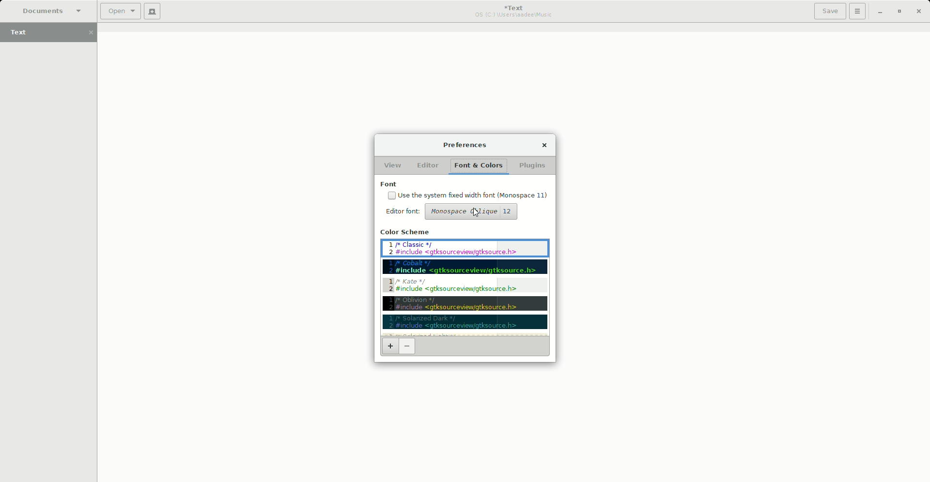  I want to click on Options, so click(858, 11).